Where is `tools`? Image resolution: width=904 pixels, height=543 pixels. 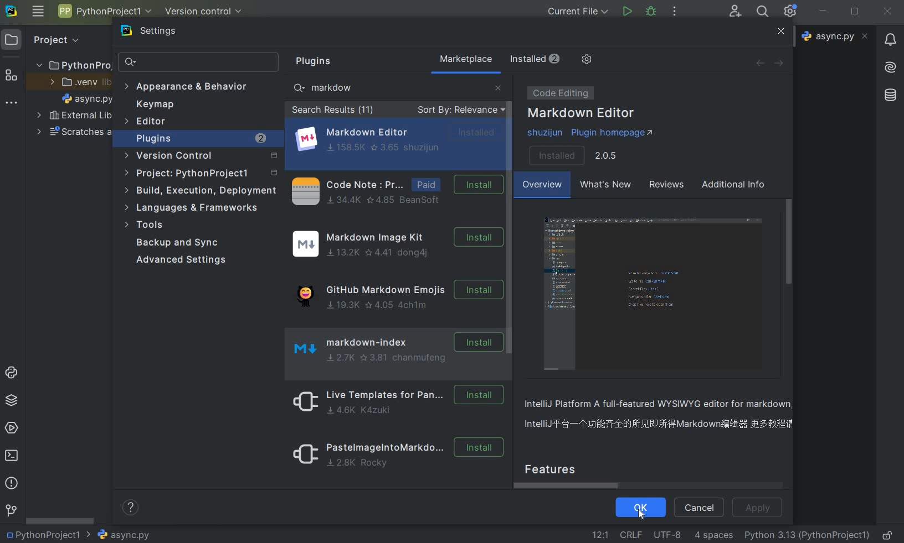 tools is located at coordinates (147, 226).